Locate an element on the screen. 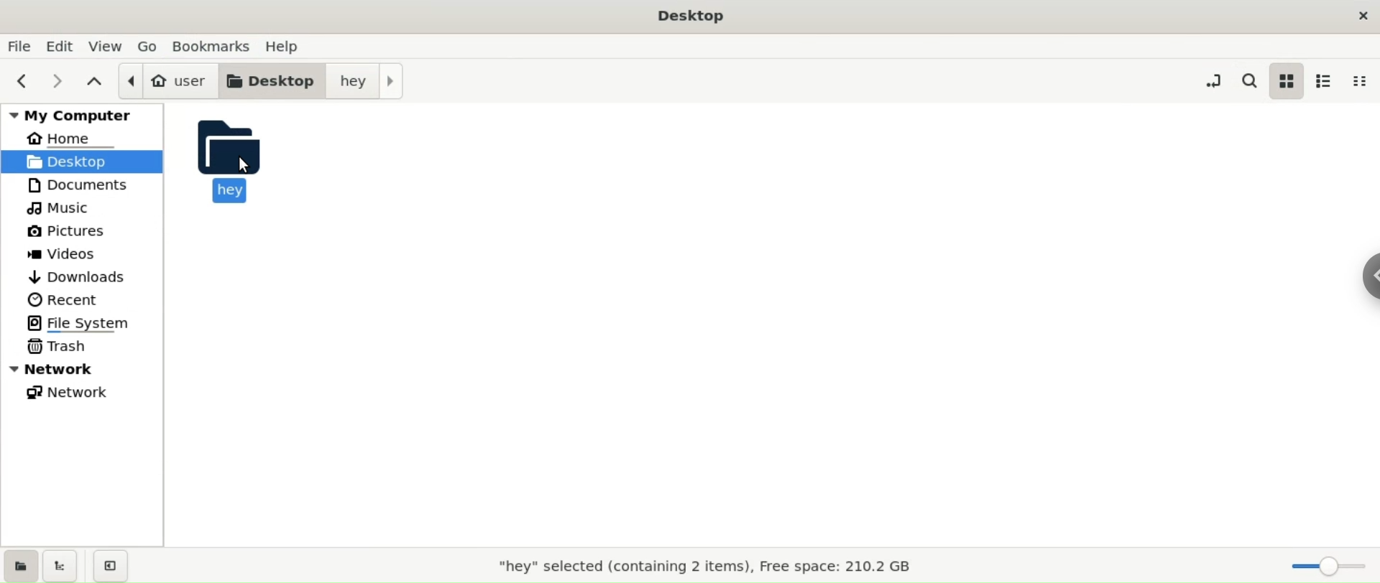 The width and height of the screenshot is (1380, 583). help is located at coordinates (287, 46).